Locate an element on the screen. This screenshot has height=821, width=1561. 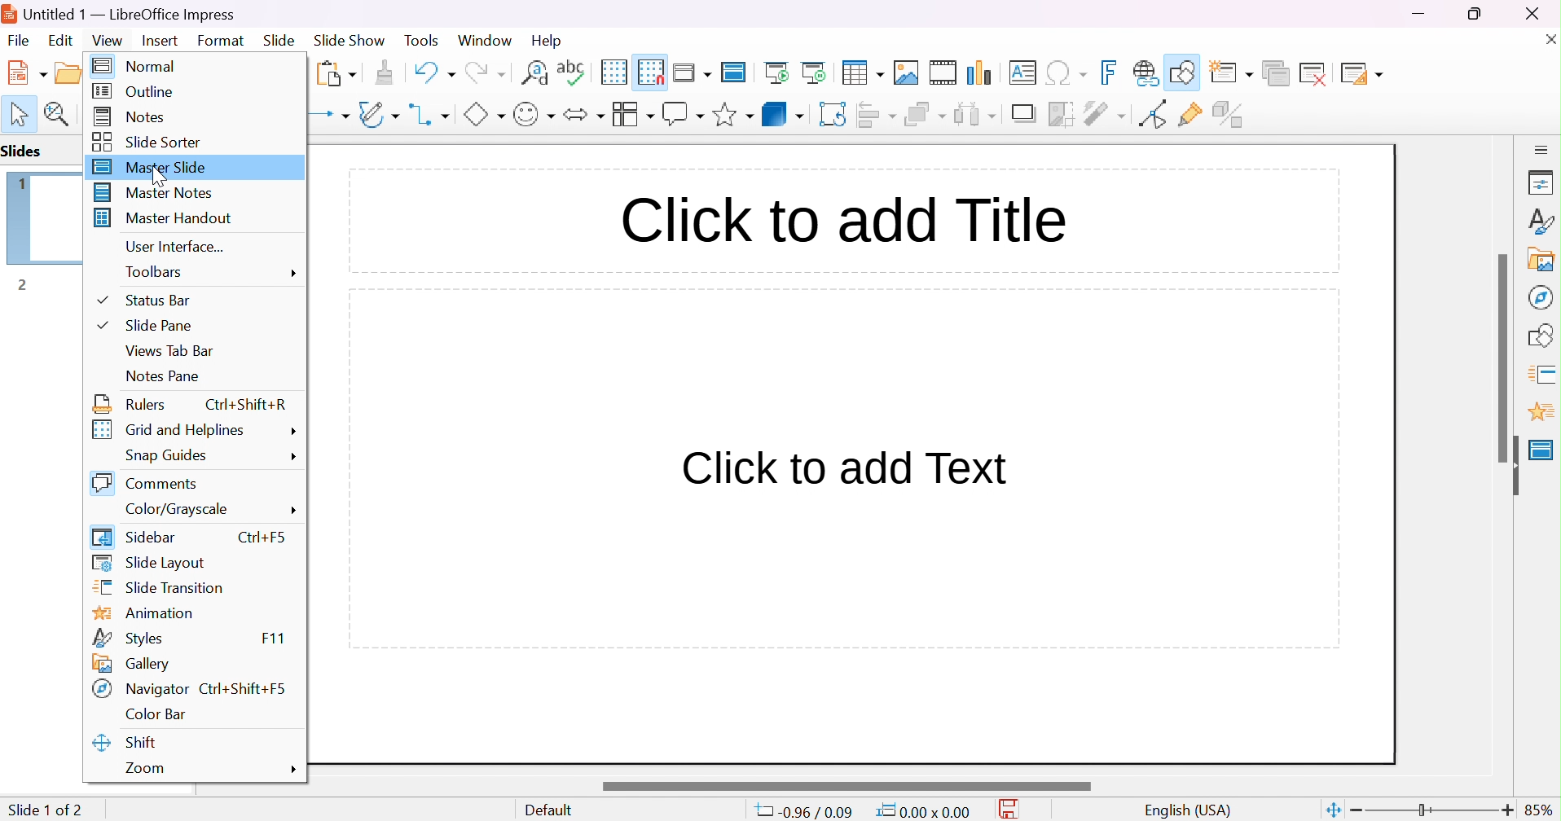
hide is located at coordinates (1510, 466).